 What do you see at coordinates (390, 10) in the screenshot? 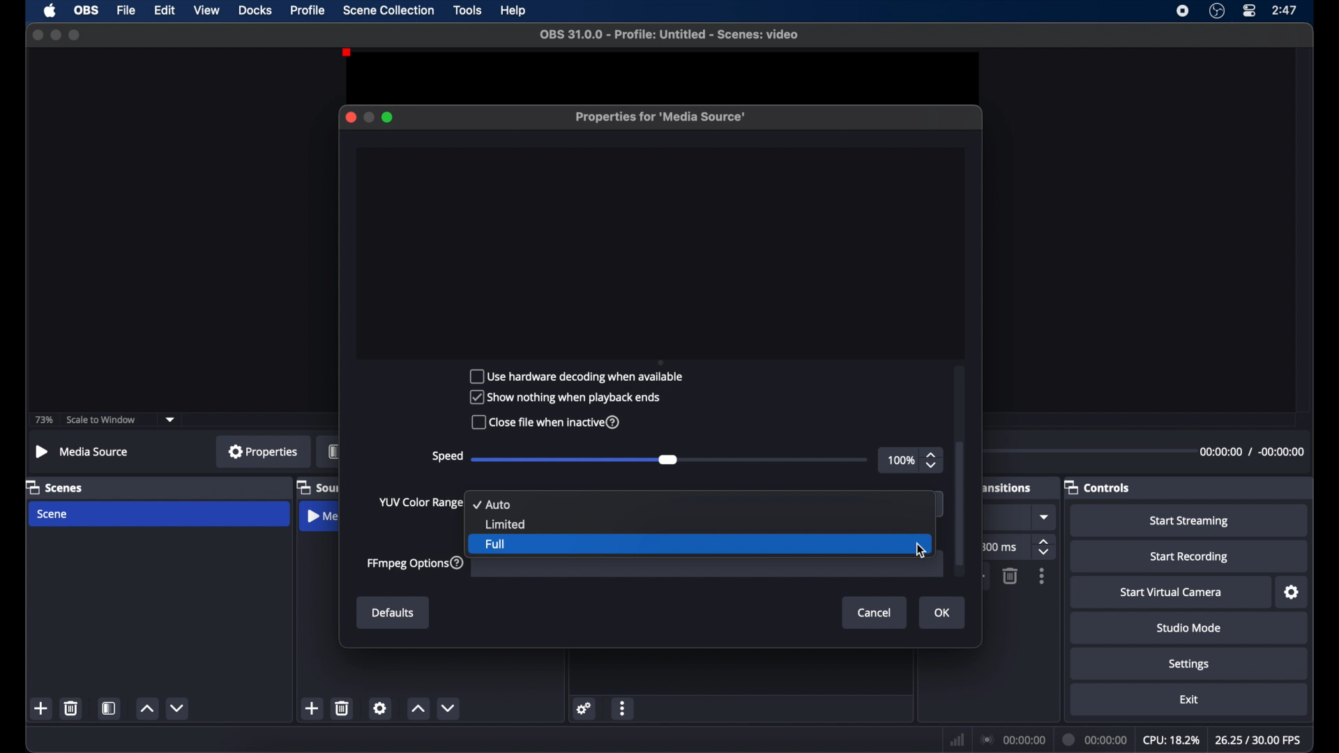
I see `scene collection` at bounding box center [390, 10].